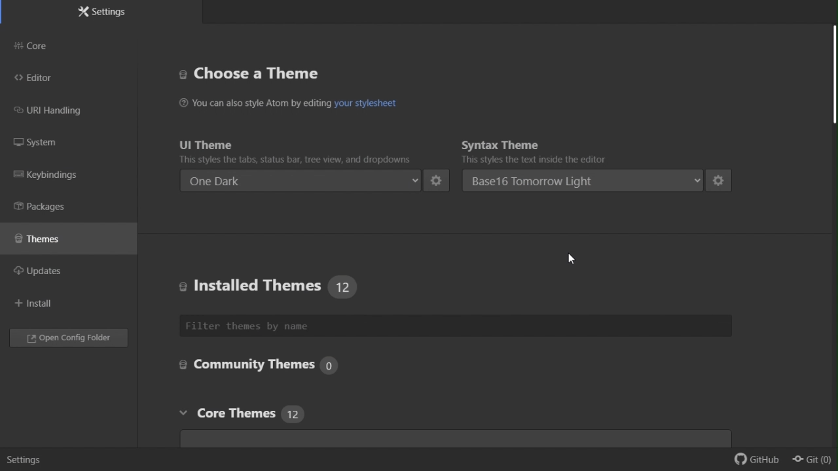 The image size is (838, 471). Describe the element at coordinates (832, 71) in the screenshot. I see `vertical scroll bar` at that location.